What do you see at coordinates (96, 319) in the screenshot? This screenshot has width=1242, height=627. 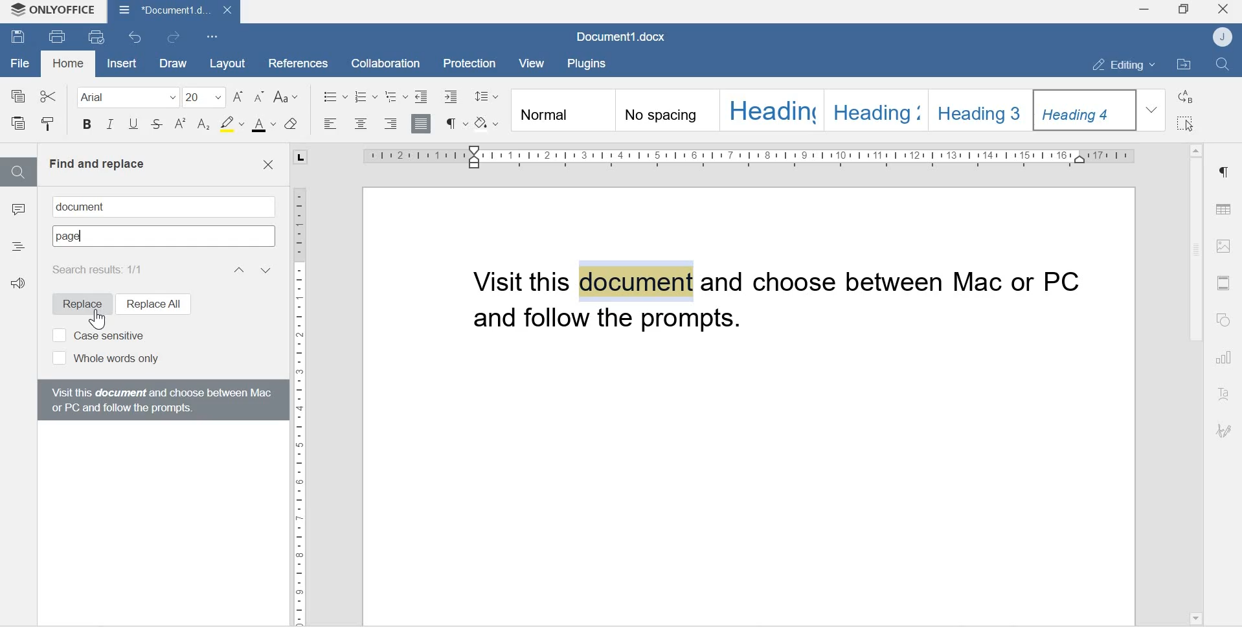 I see `cursor` at bounding box center [96, 319].